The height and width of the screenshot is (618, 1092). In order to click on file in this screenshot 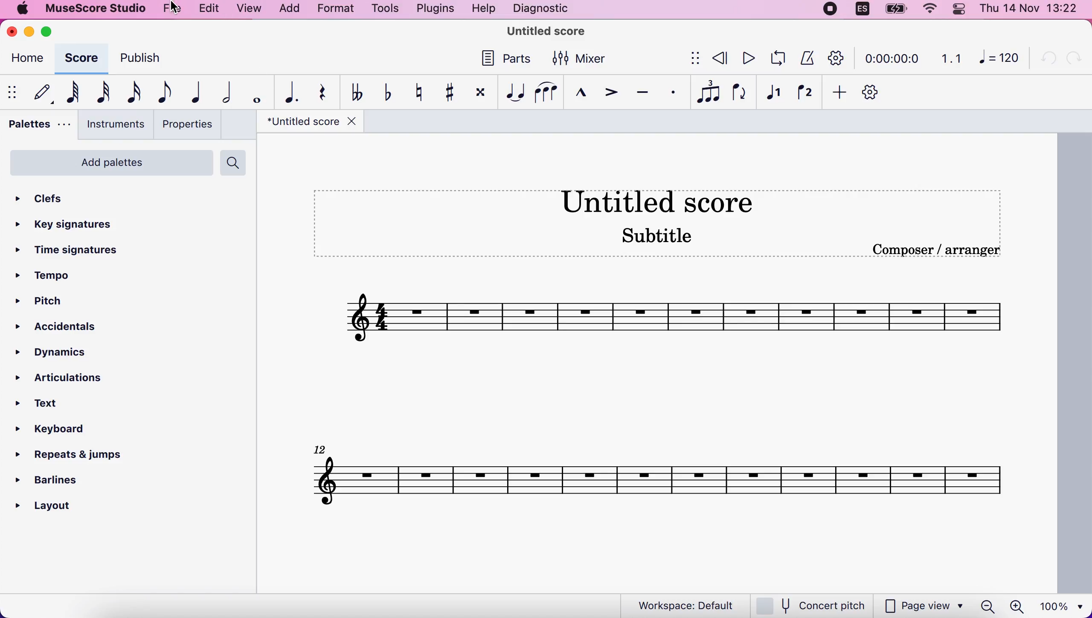, I will do `click(170, 9)`.